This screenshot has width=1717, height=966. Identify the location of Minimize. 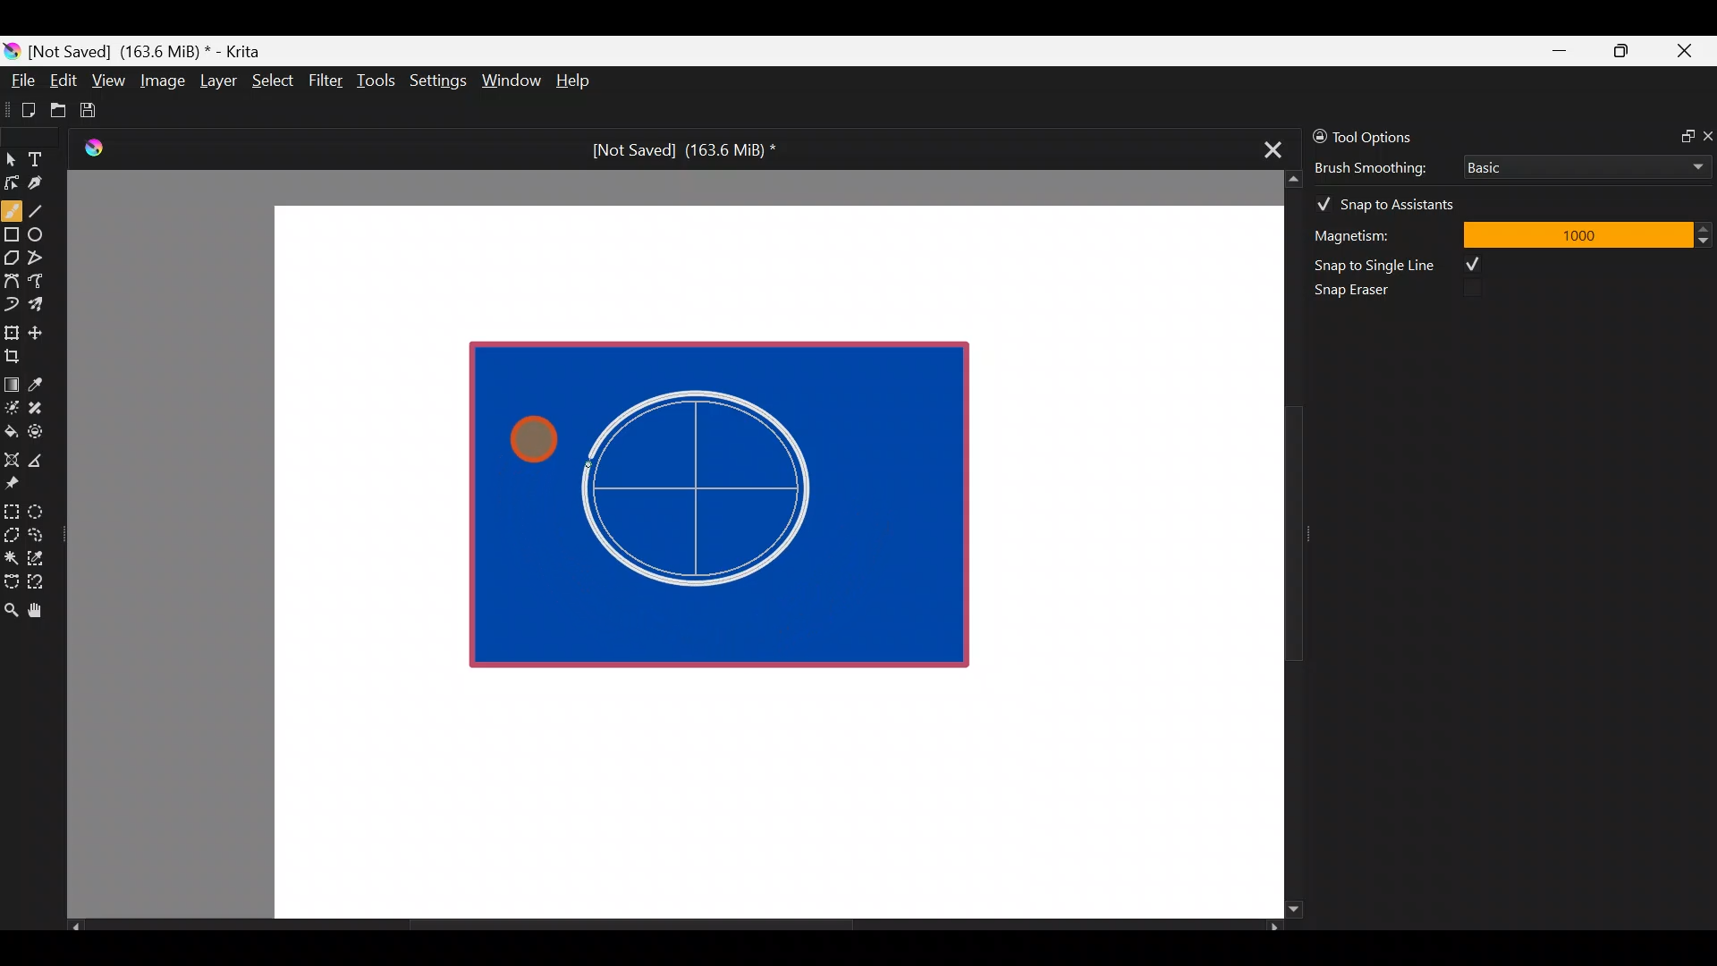
(1561, 51).